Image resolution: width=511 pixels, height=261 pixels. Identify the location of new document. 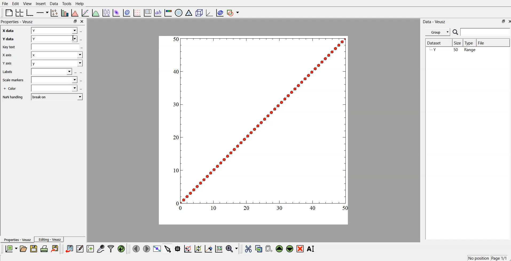
(12, 248).